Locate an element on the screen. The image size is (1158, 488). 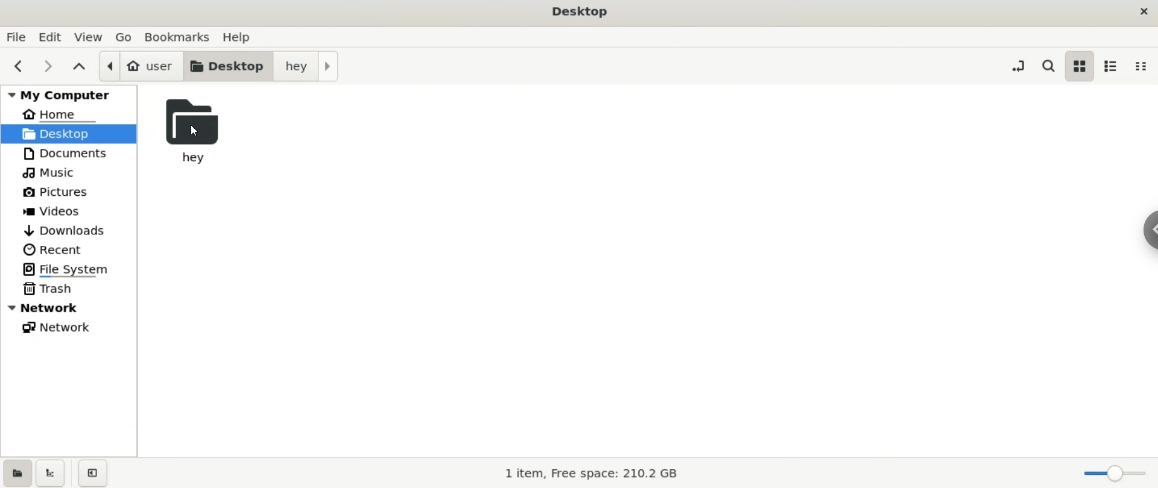
bookmarks is located at coordinates (181, 38).